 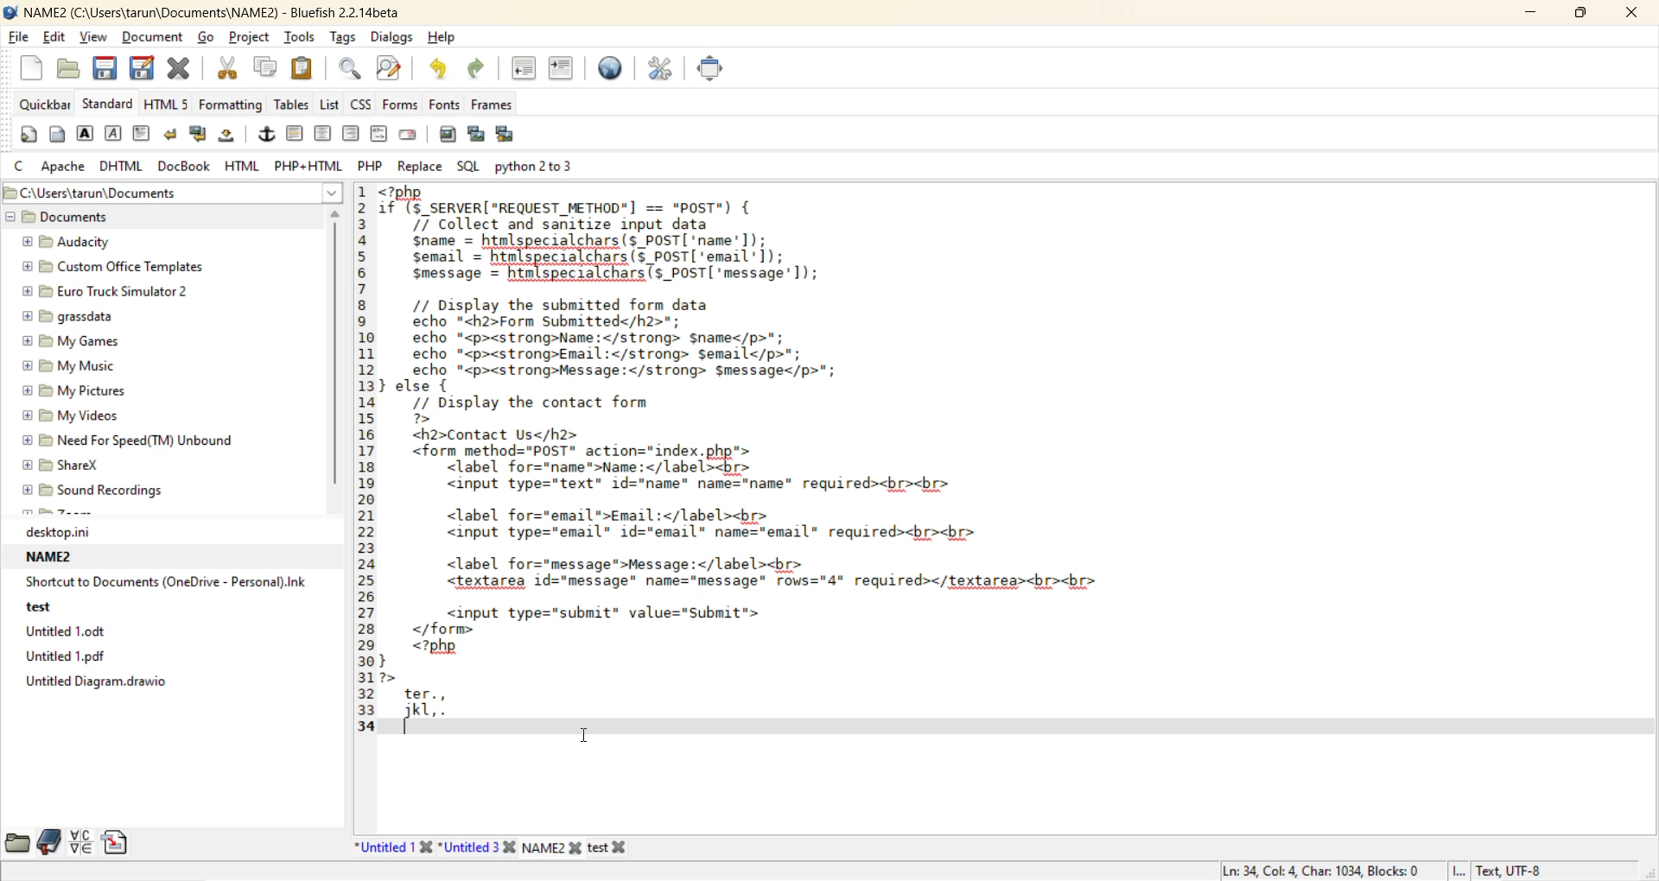 What do you see at coordinates (389, 68) in the screenshot?
I see `find and replace` at bounding box center [389, 68].